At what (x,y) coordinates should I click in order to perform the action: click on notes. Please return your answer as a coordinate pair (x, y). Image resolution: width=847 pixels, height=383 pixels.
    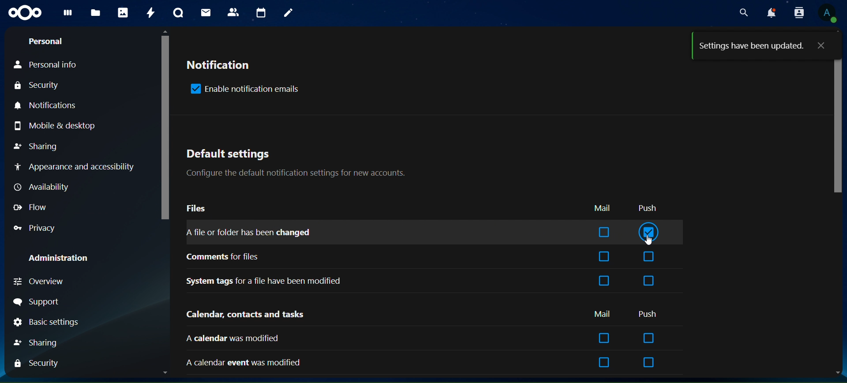
    Looking at the image, I should click on (289, 13).